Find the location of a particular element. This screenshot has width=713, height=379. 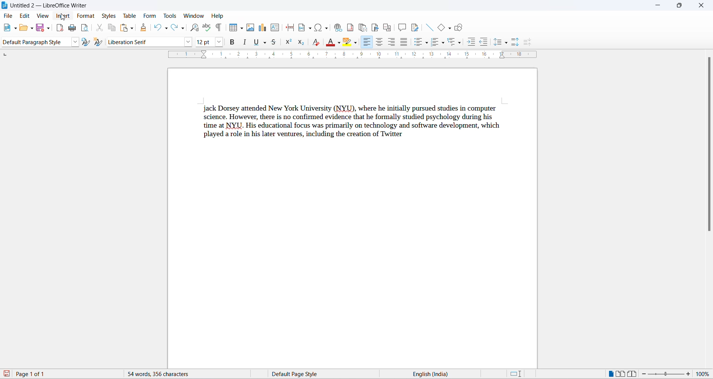

form is located at coordinates (150, 16).